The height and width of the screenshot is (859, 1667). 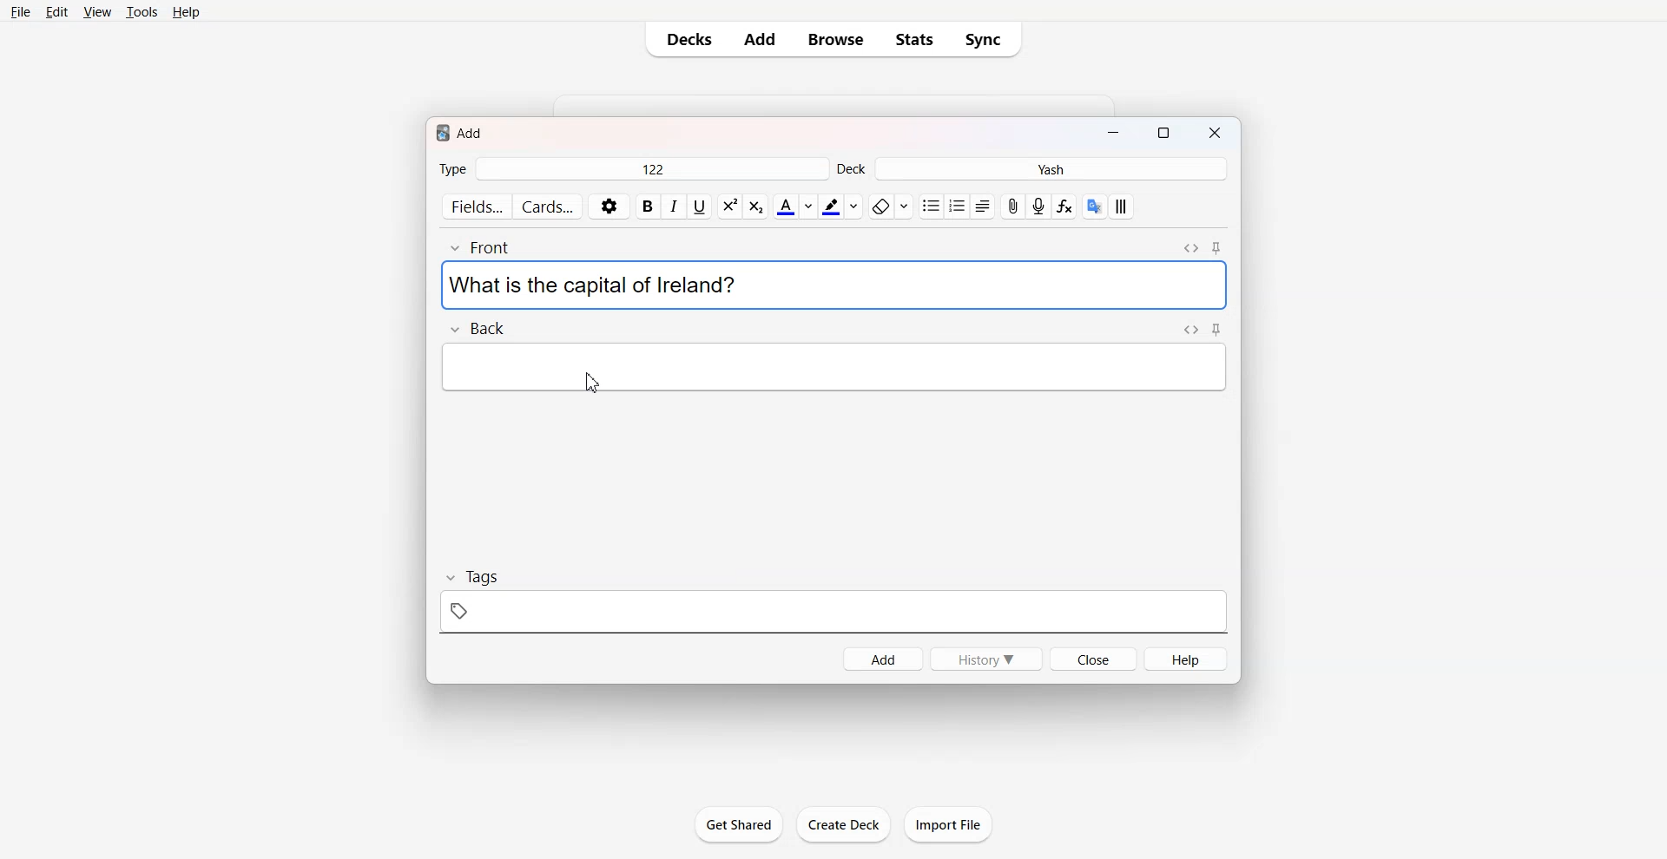 What do you see at coordinates (1192, 329) in the screenshot?
I see `Toggle HTML Editor` at bounding box center [1192, 329].